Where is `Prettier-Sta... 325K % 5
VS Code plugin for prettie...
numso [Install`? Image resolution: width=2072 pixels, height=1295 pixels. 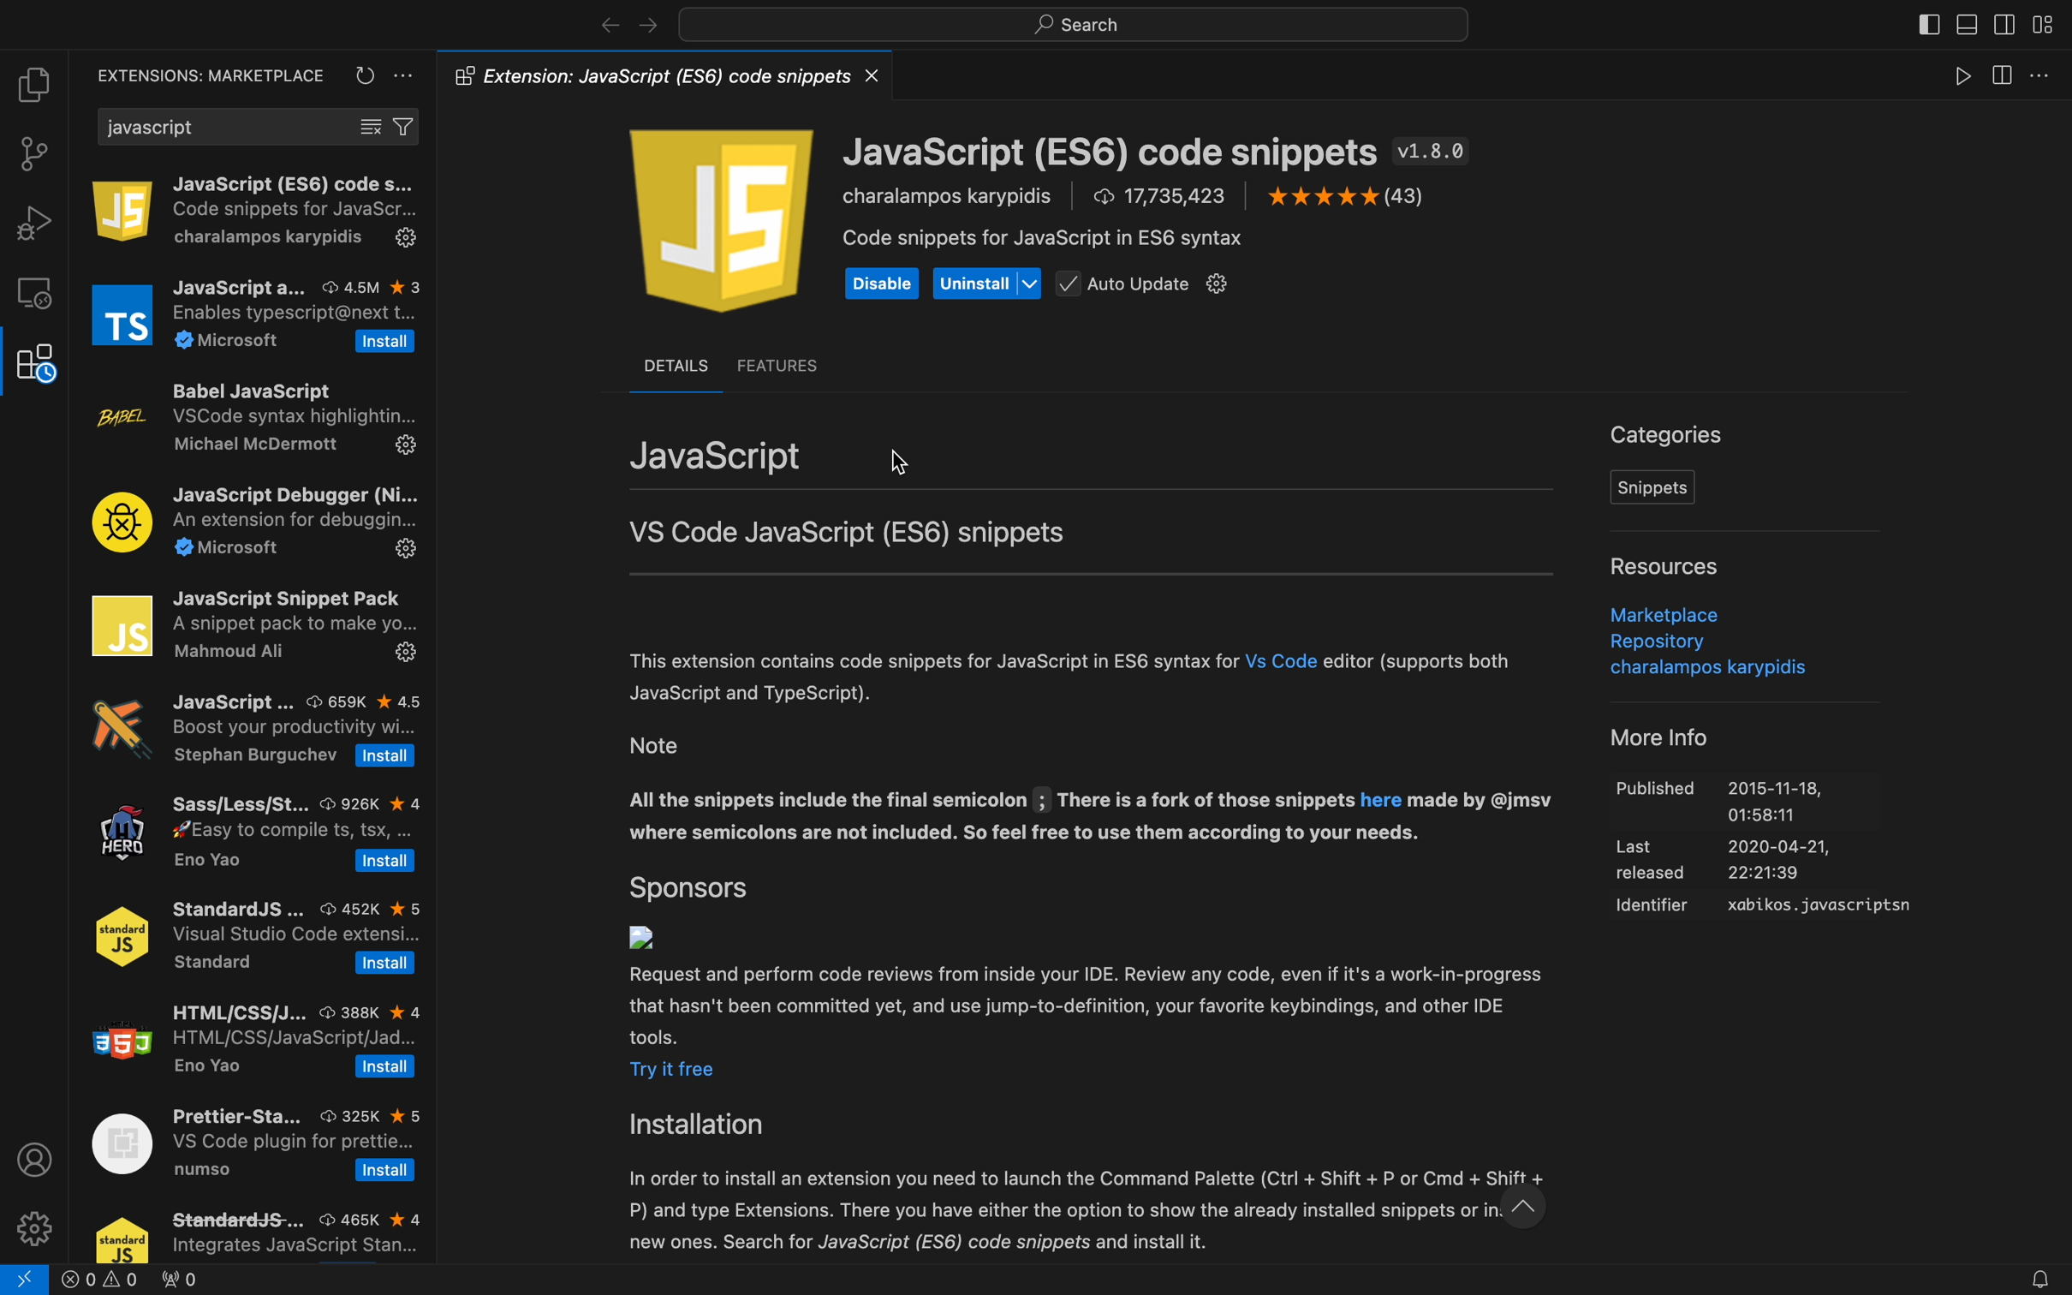 Prettier-Sta... 325K % 5
VS Code plugin for prettie...
numso [Install is located at coordinates (253, 1140).